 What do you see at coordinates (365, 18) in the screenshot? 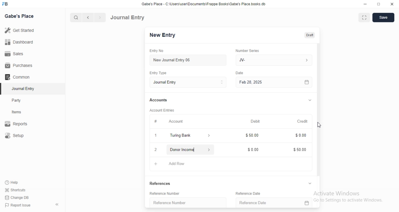
I see `full screen` at bounding box center [365, 18].